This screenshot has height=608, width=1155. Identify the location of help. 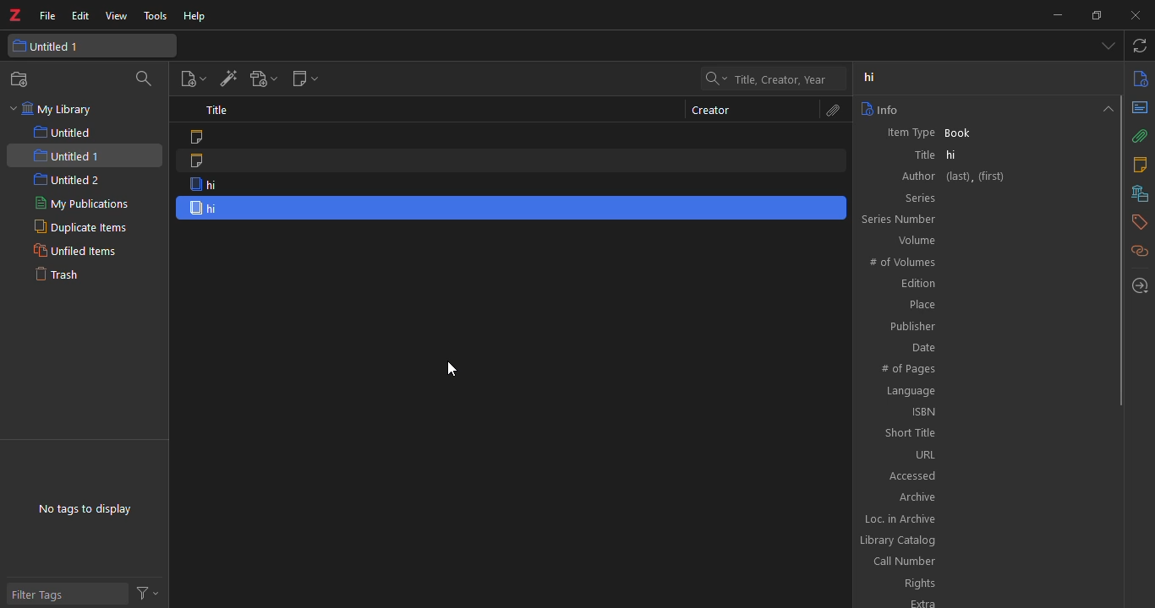
(197, 15).